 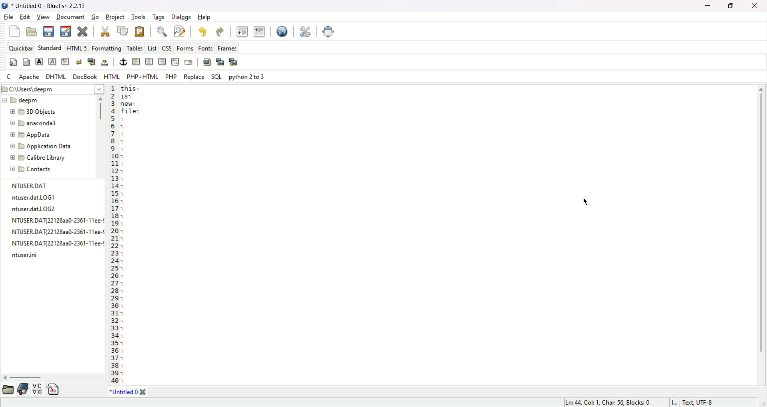 I want to click on PHP, so click(x=173, y=76).